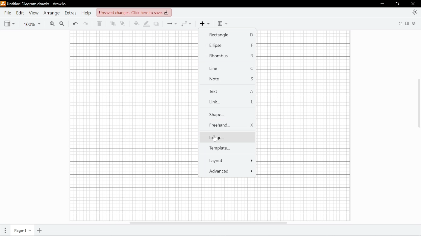 This screenshot has width=421, height=236. What do you see at coordinates (228, 45) in the screenshot?
I see `Ellipse` at bounding box center [228, 45].